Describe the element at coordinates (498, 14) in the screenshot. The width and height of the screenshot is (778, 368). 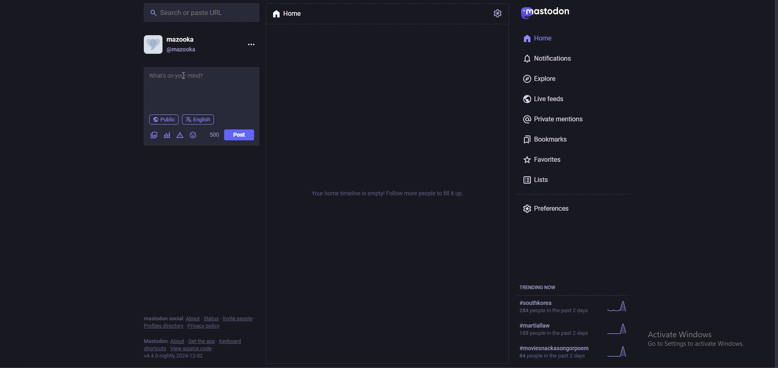
I see `settings` at that location.